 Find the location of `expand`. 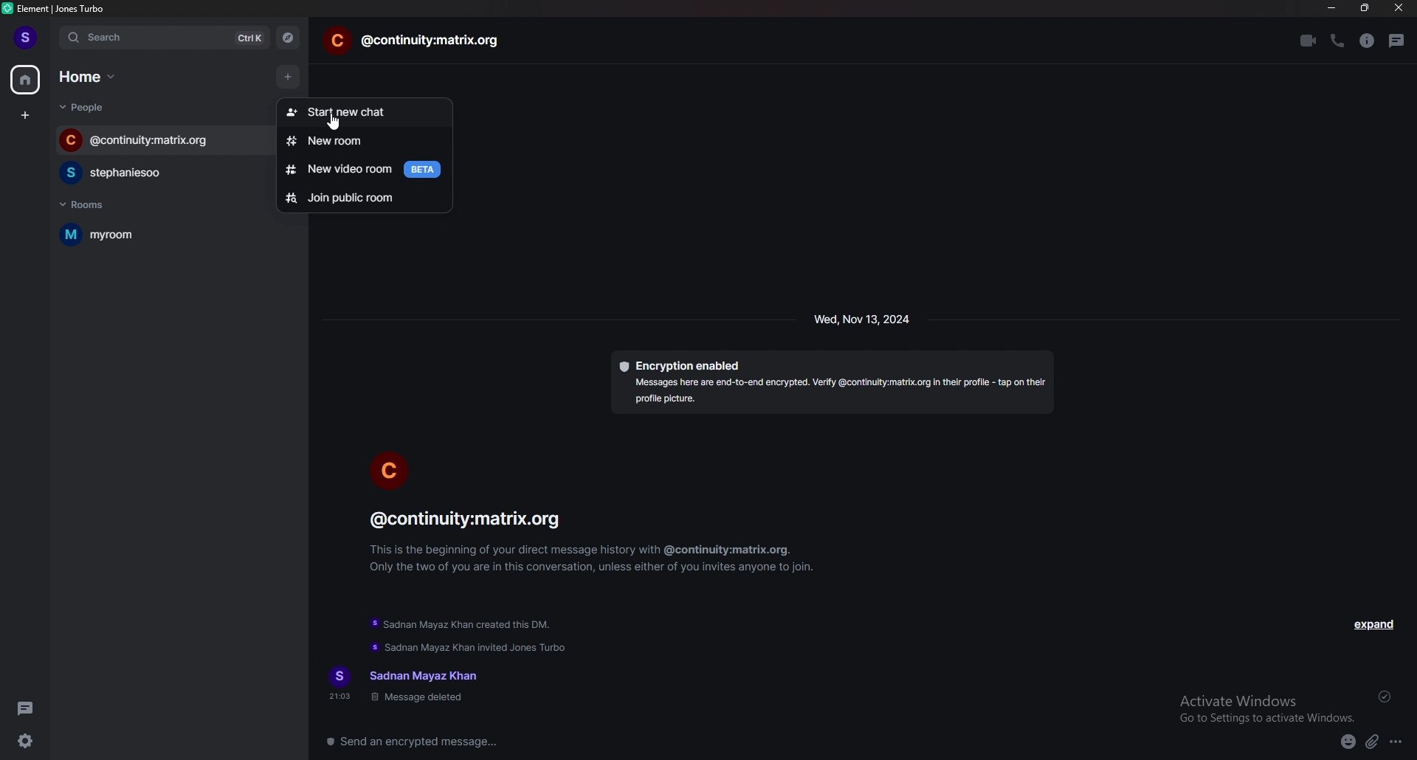

expand is located at coordinates (1373, 624).